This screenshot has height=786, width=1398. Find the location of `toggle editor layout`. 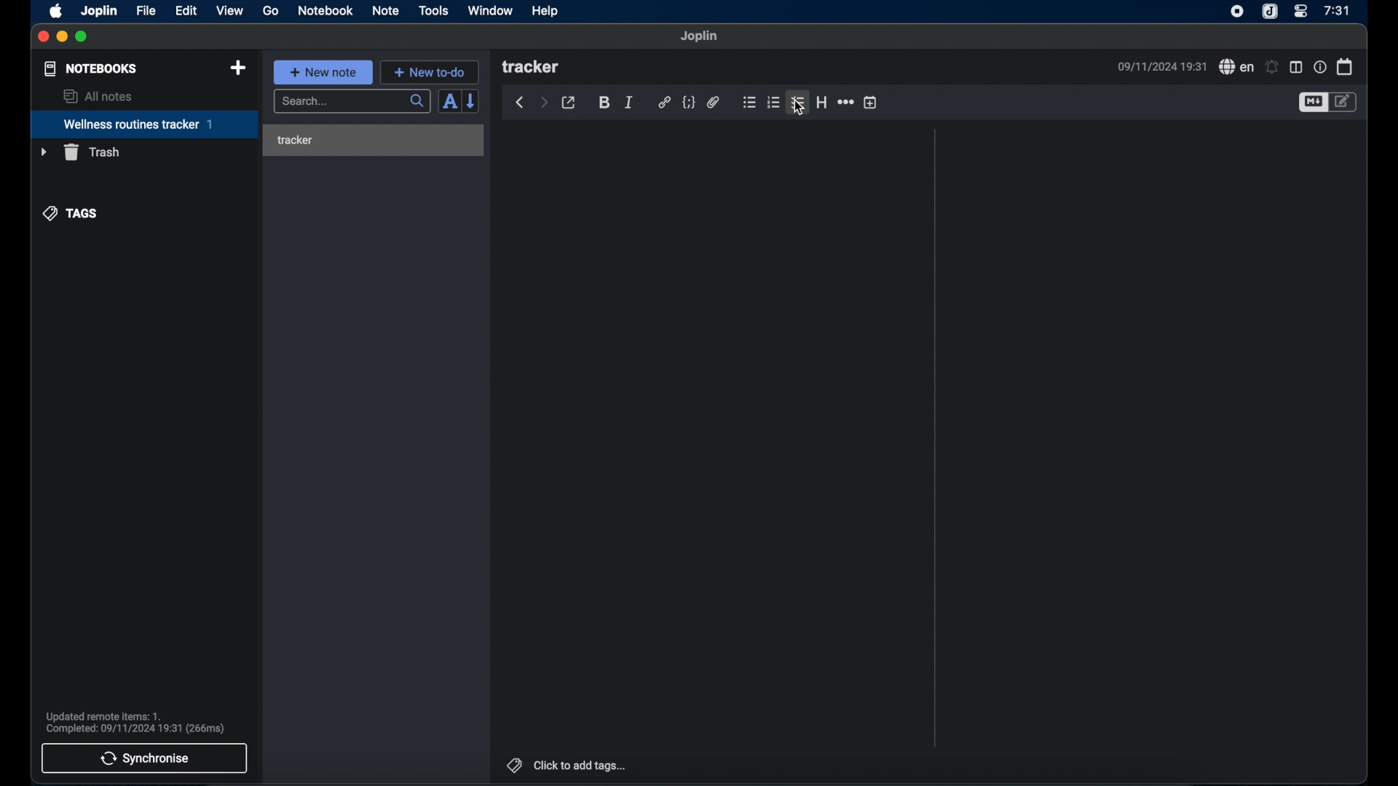

toggle editor layout is located at coordinates (1295, 67).